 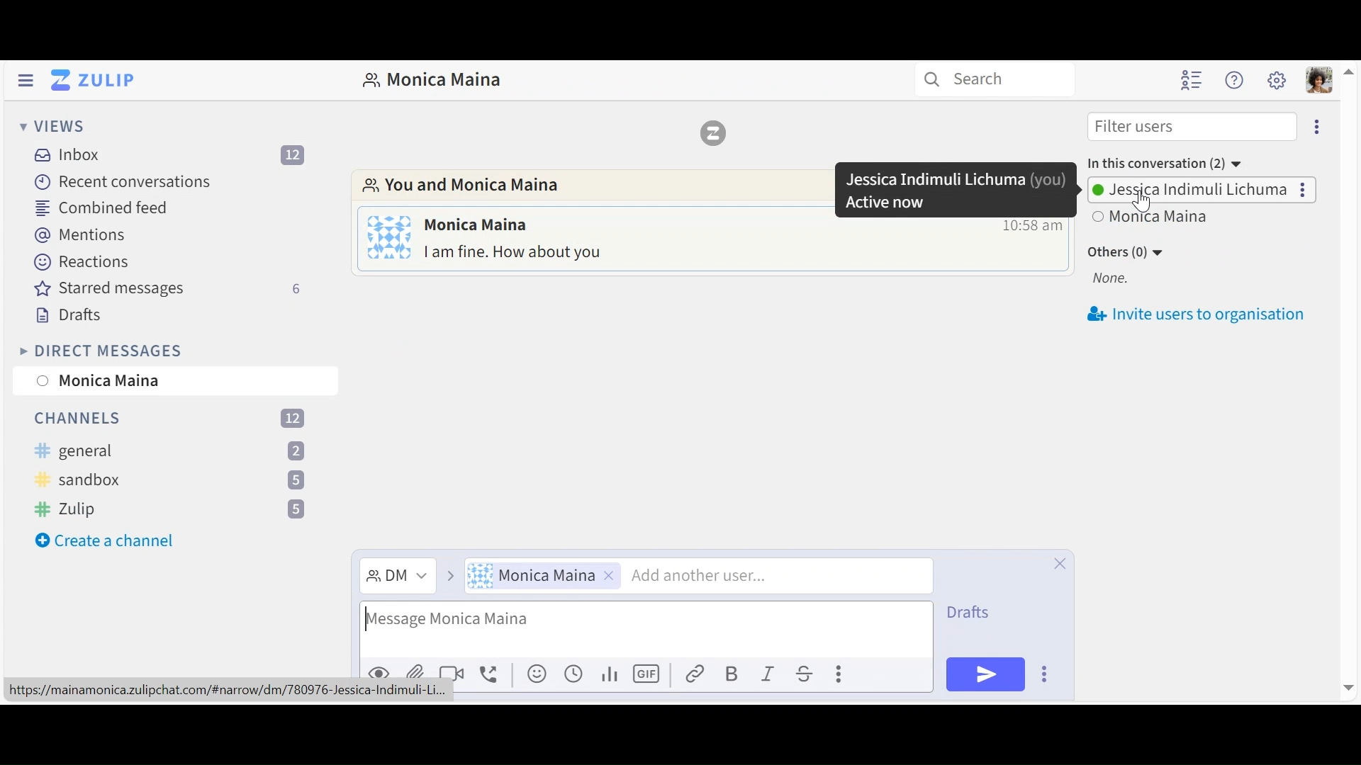 What do you see at coordinates (126, 183) in the screenshot?
I see `Recent Conversations` at bounding box center [126, 183].